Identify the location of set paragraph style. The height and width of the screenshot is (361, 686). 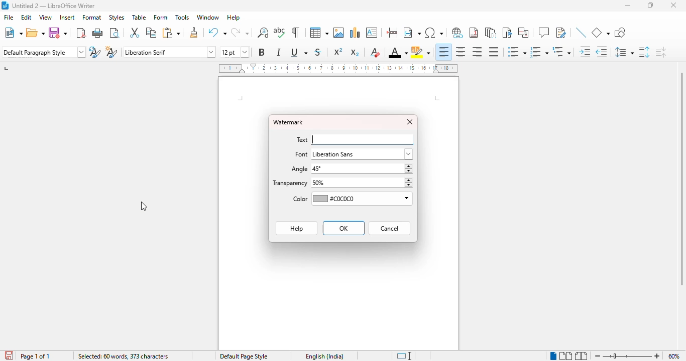
(44, 52).